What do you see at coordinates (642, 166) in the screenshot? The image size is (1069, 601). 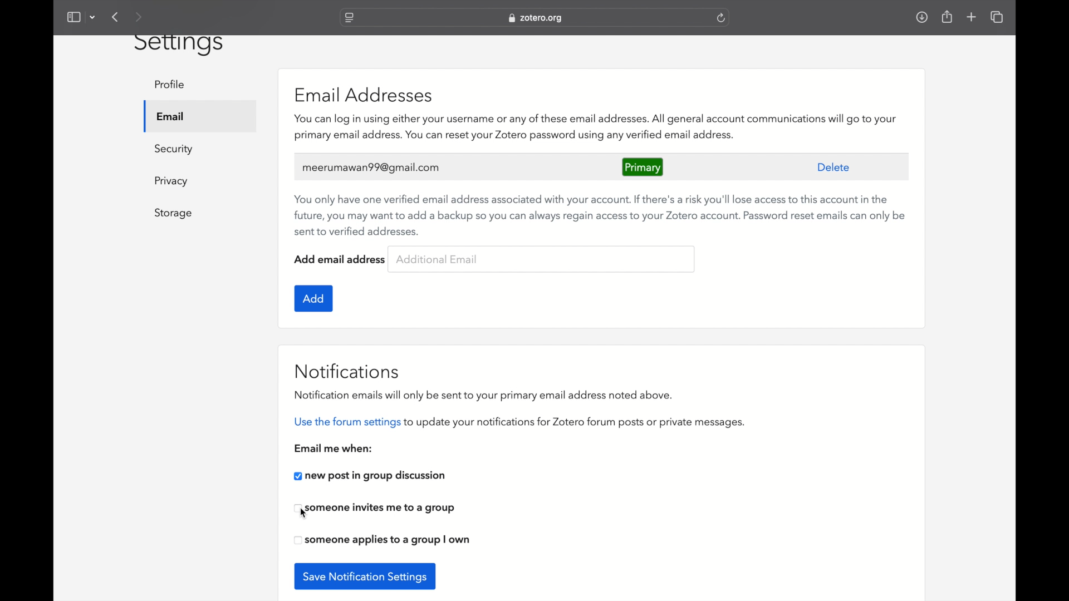 I see `primary` at bounding box center [642, 166].